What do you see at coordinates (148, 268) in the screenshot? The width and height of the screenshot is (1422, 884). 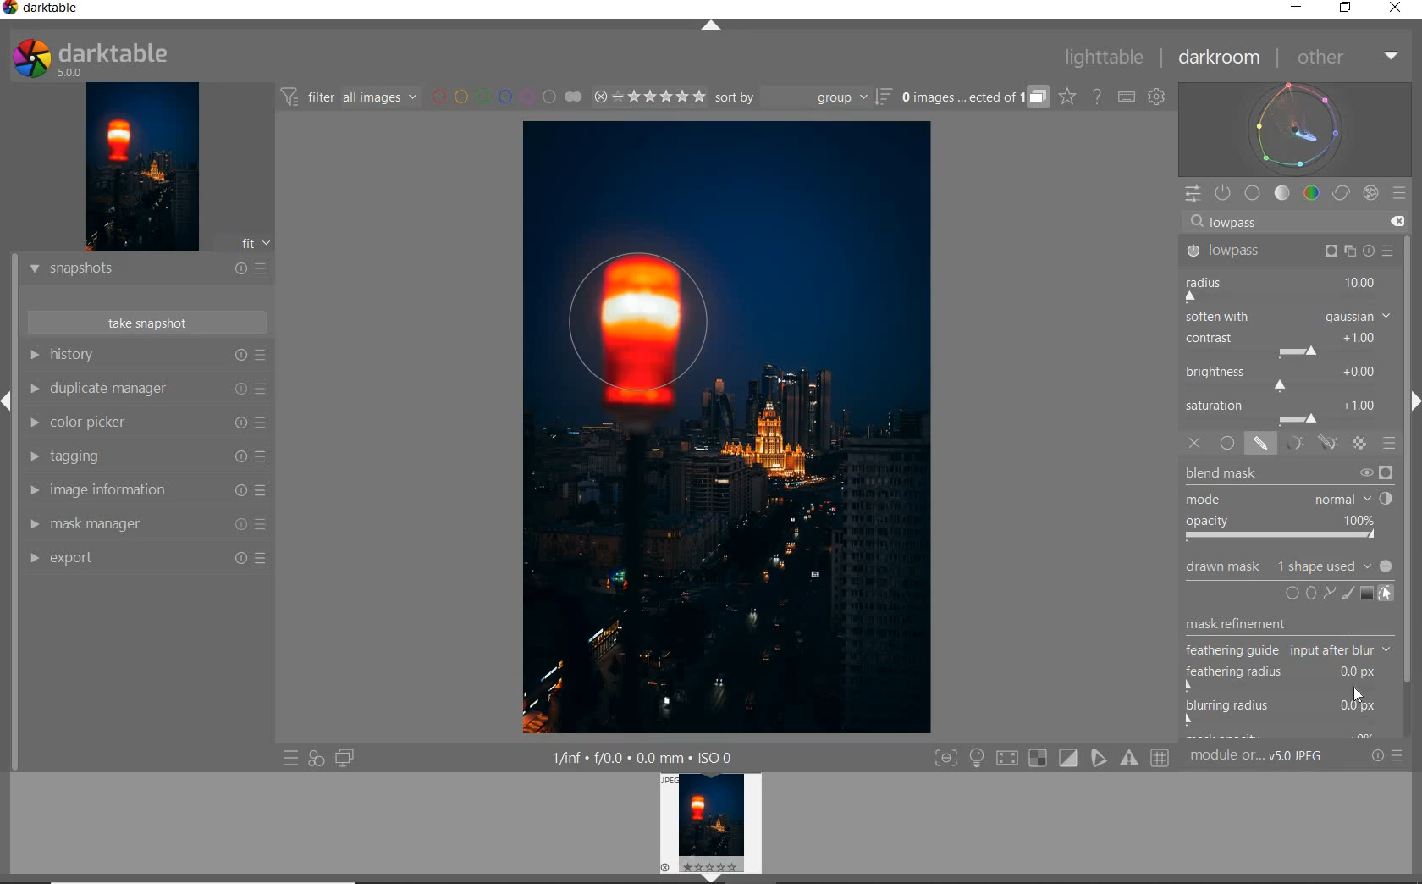 I see `SNAPSHOTS` at bounding box center [148, 268].